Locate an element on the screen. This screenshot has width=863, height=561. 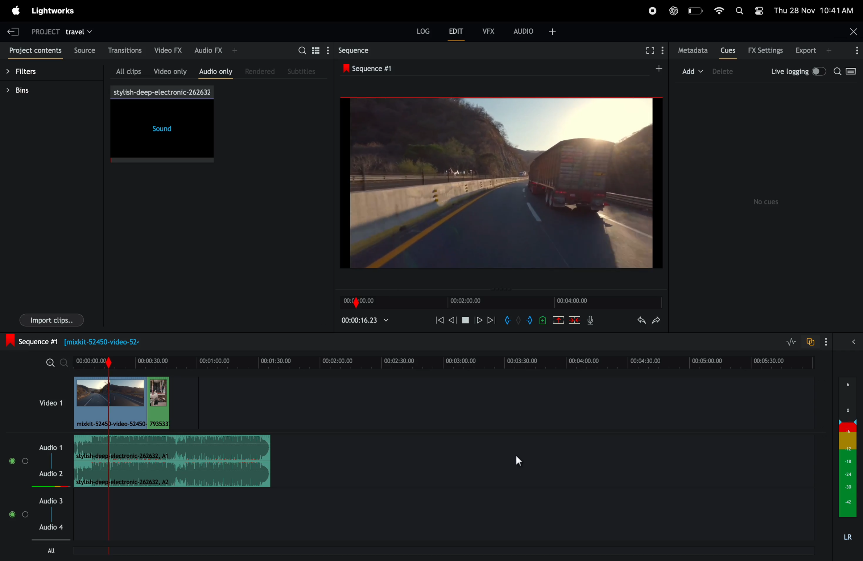
audio 3 is located at coordinates (52, 500).